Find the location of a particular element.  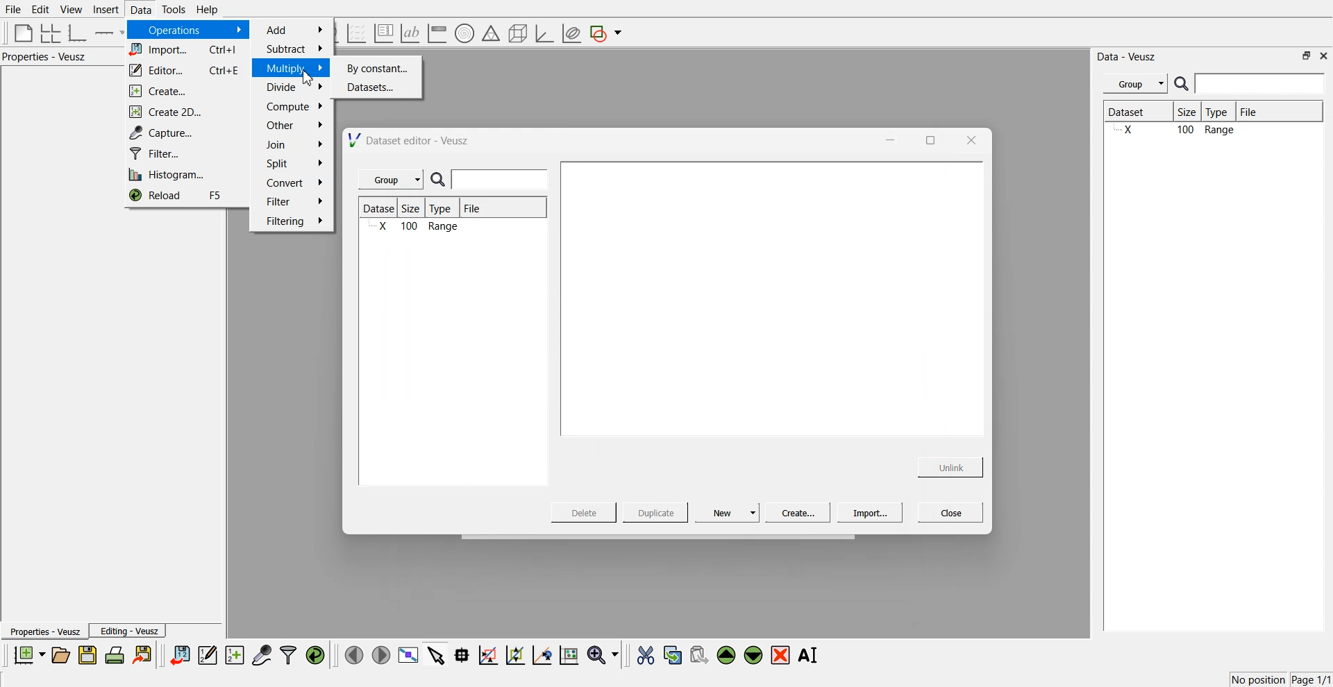

Size is located at coordinates (415, 209).